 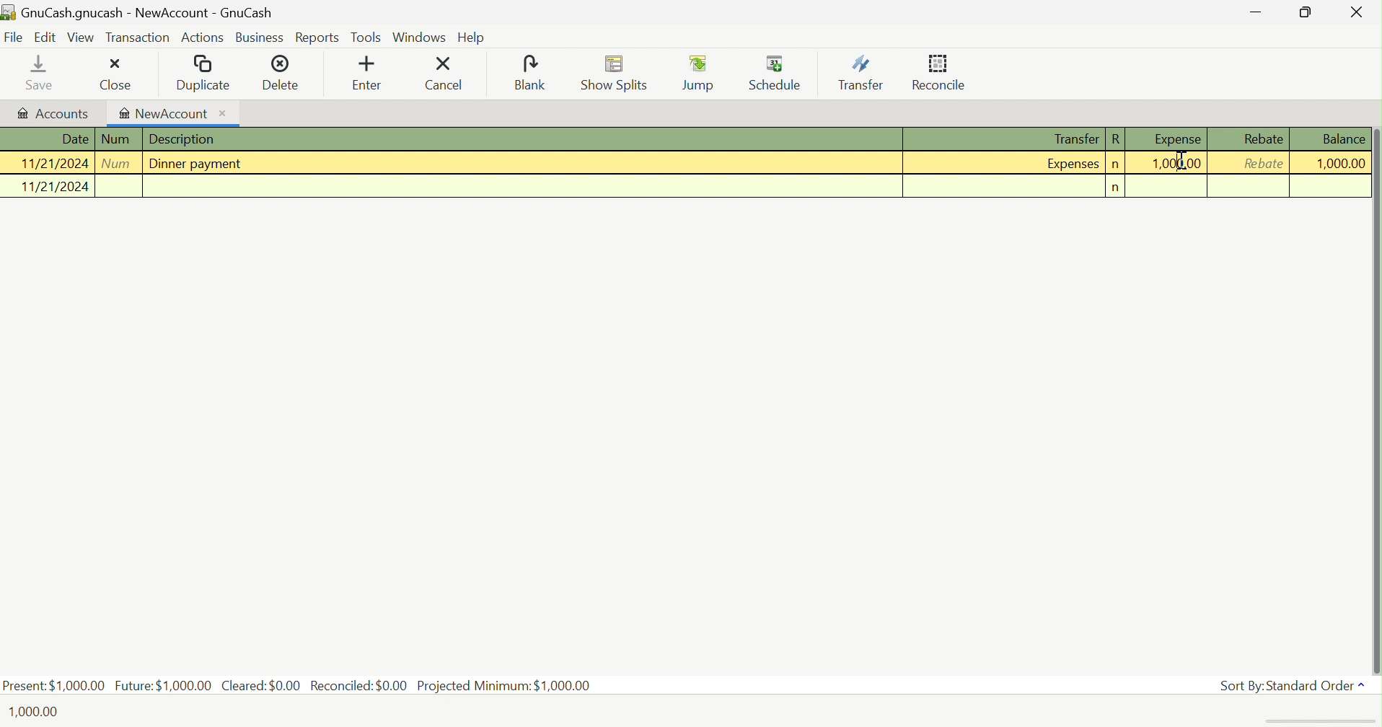 What do you see at coordinates (1257, 14) in the screenshot?
I see `Minimize` at bounding box center [1257, 14].